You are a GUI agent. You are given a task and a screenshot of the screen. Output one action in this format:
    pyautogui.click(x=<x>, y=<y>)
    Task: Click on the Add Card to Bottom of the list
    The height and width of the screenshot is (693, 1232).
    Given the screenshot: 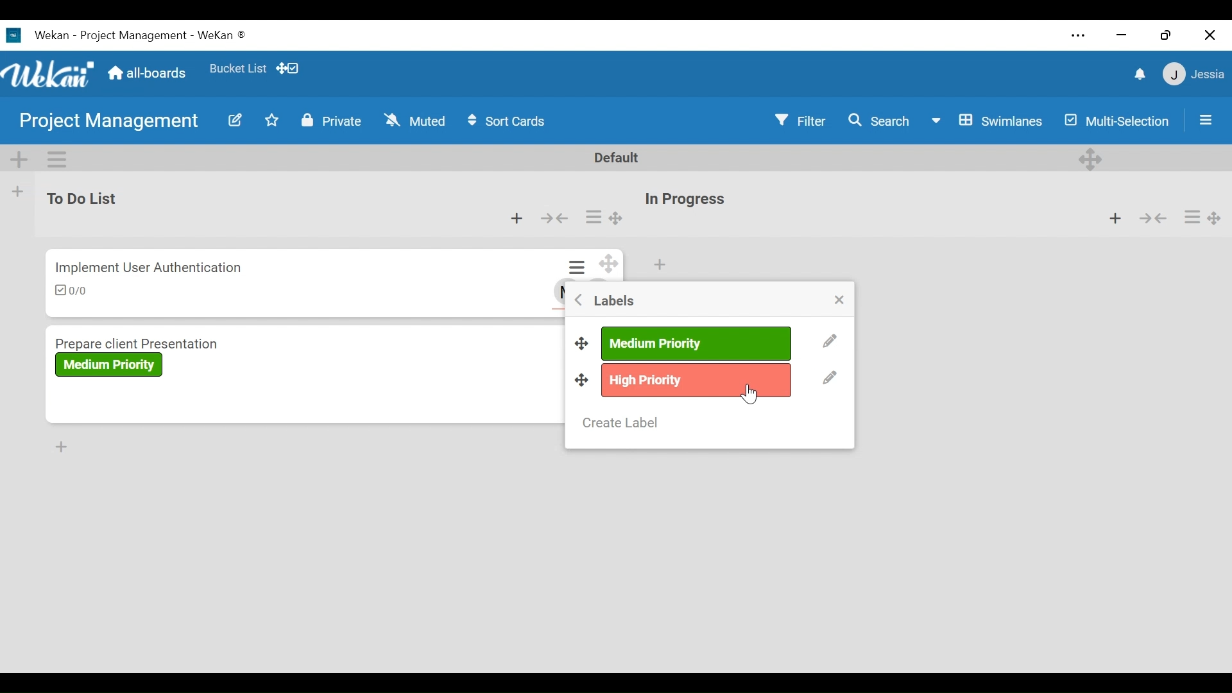 What is the action you would take?
    pyautogui.click(x=62, y=447)
    